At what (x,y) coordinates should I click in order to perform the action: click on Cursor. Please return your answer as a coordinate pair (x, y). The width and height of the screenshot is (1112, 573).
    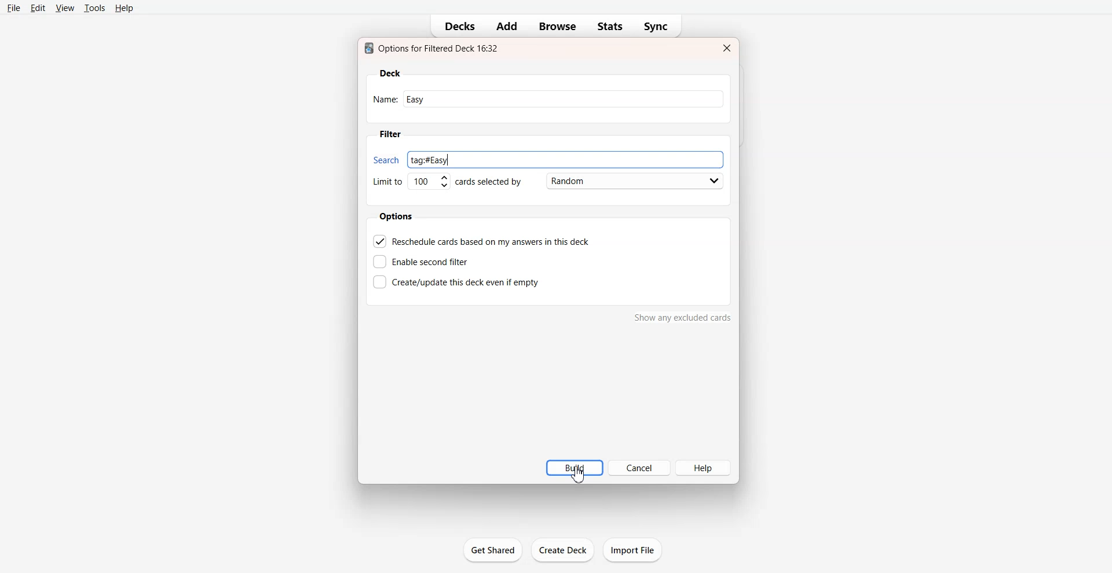
    Looking at the image, I should click on (579, 473).